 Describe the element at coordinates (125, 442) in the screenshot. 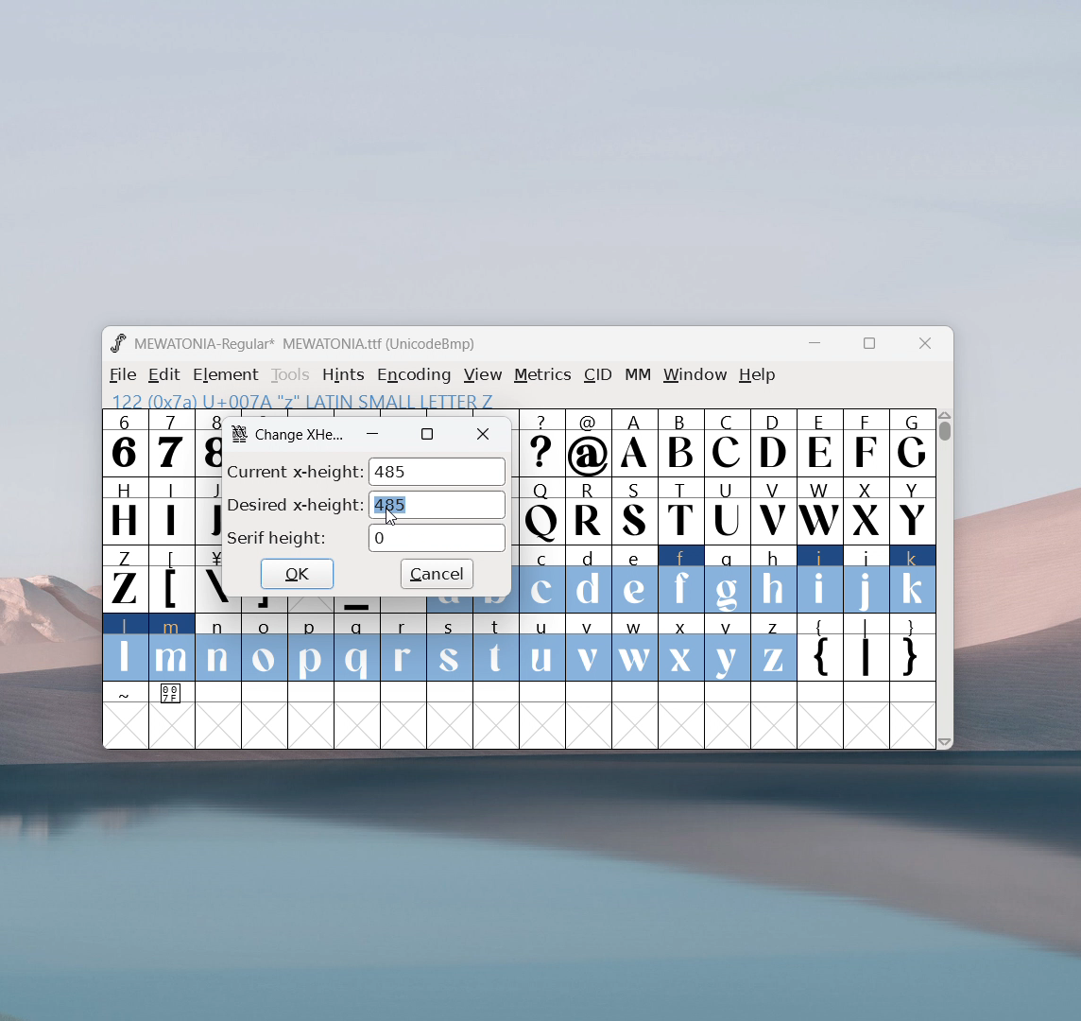

I see `6` at that location.